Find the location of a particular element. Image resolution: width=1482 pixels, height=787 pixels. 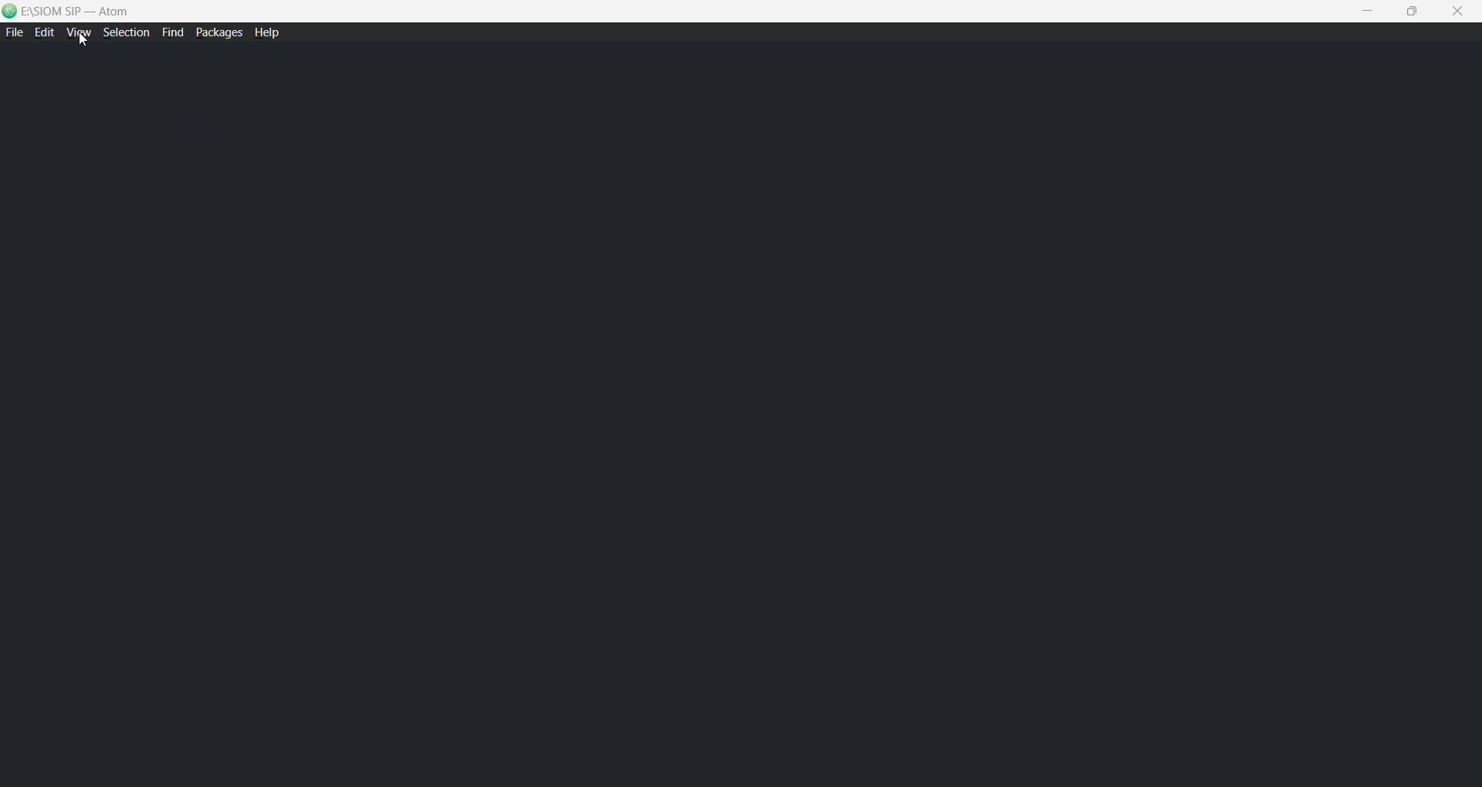

packages is located at coordinates (216, 32).